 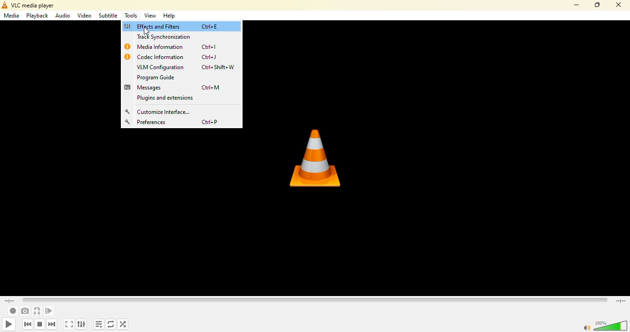 I want to click on previous media in playlist, so click(x=27, y=324).